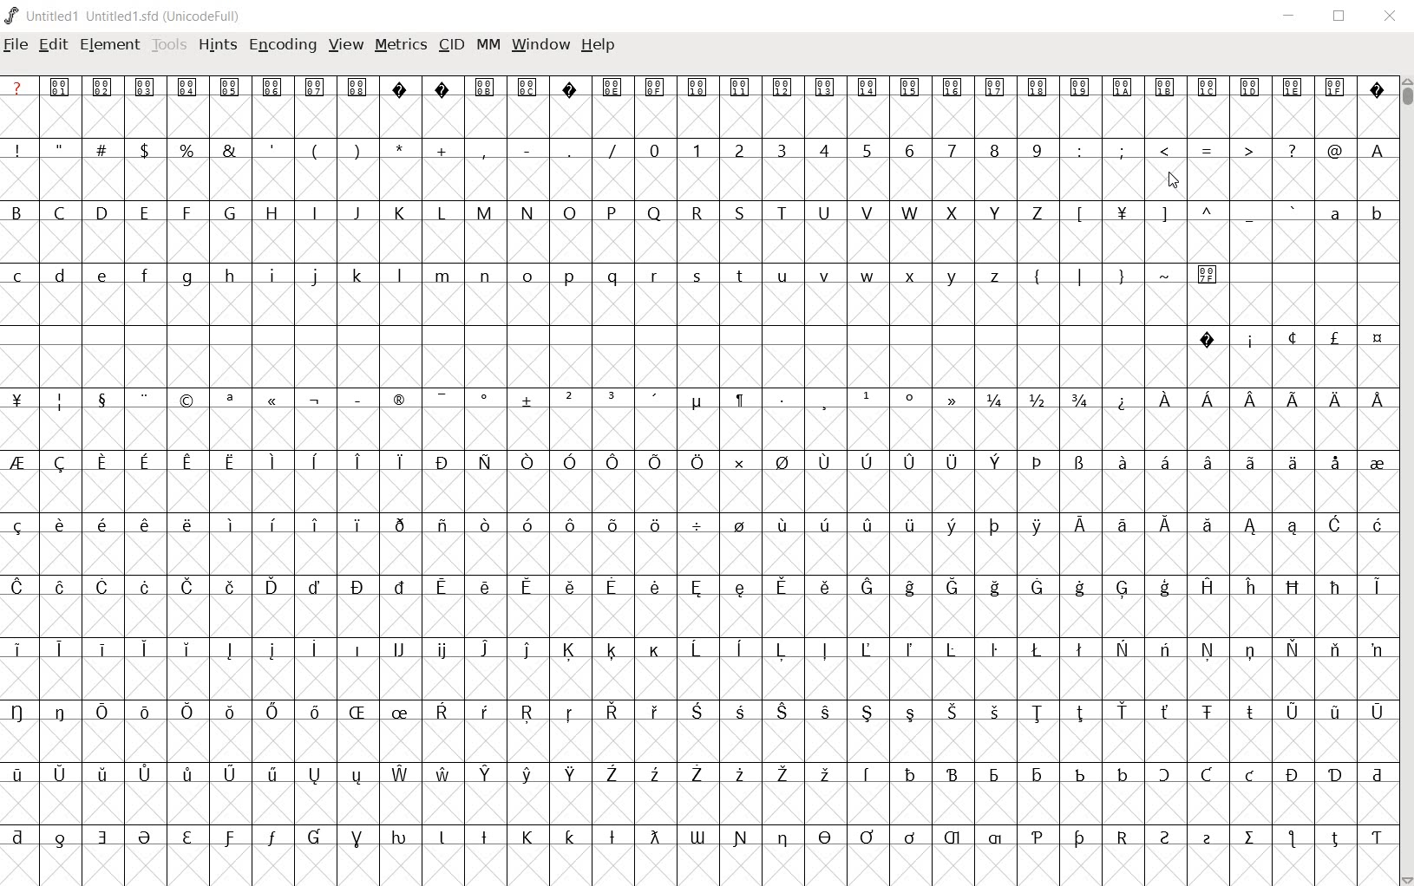 The width and height of the screenshot is (1414, 886). Describe the element at coordinates (1405, 479) in the screenshot. I see `scrollbar` at that location.